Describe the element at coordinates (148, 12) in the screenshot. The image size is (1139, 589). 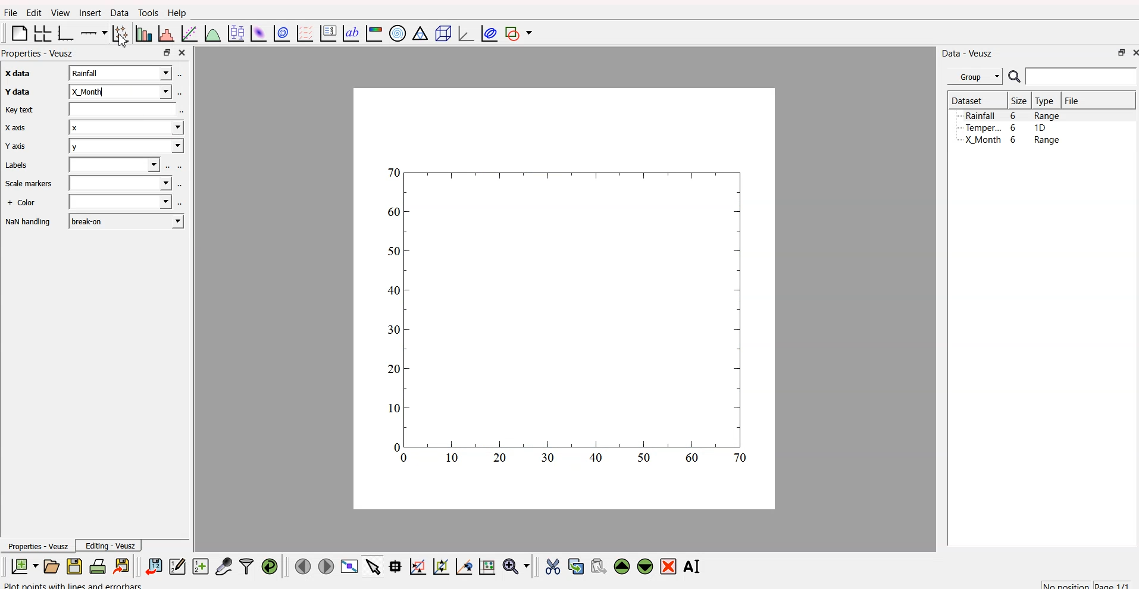
I see `Tools` at that location.